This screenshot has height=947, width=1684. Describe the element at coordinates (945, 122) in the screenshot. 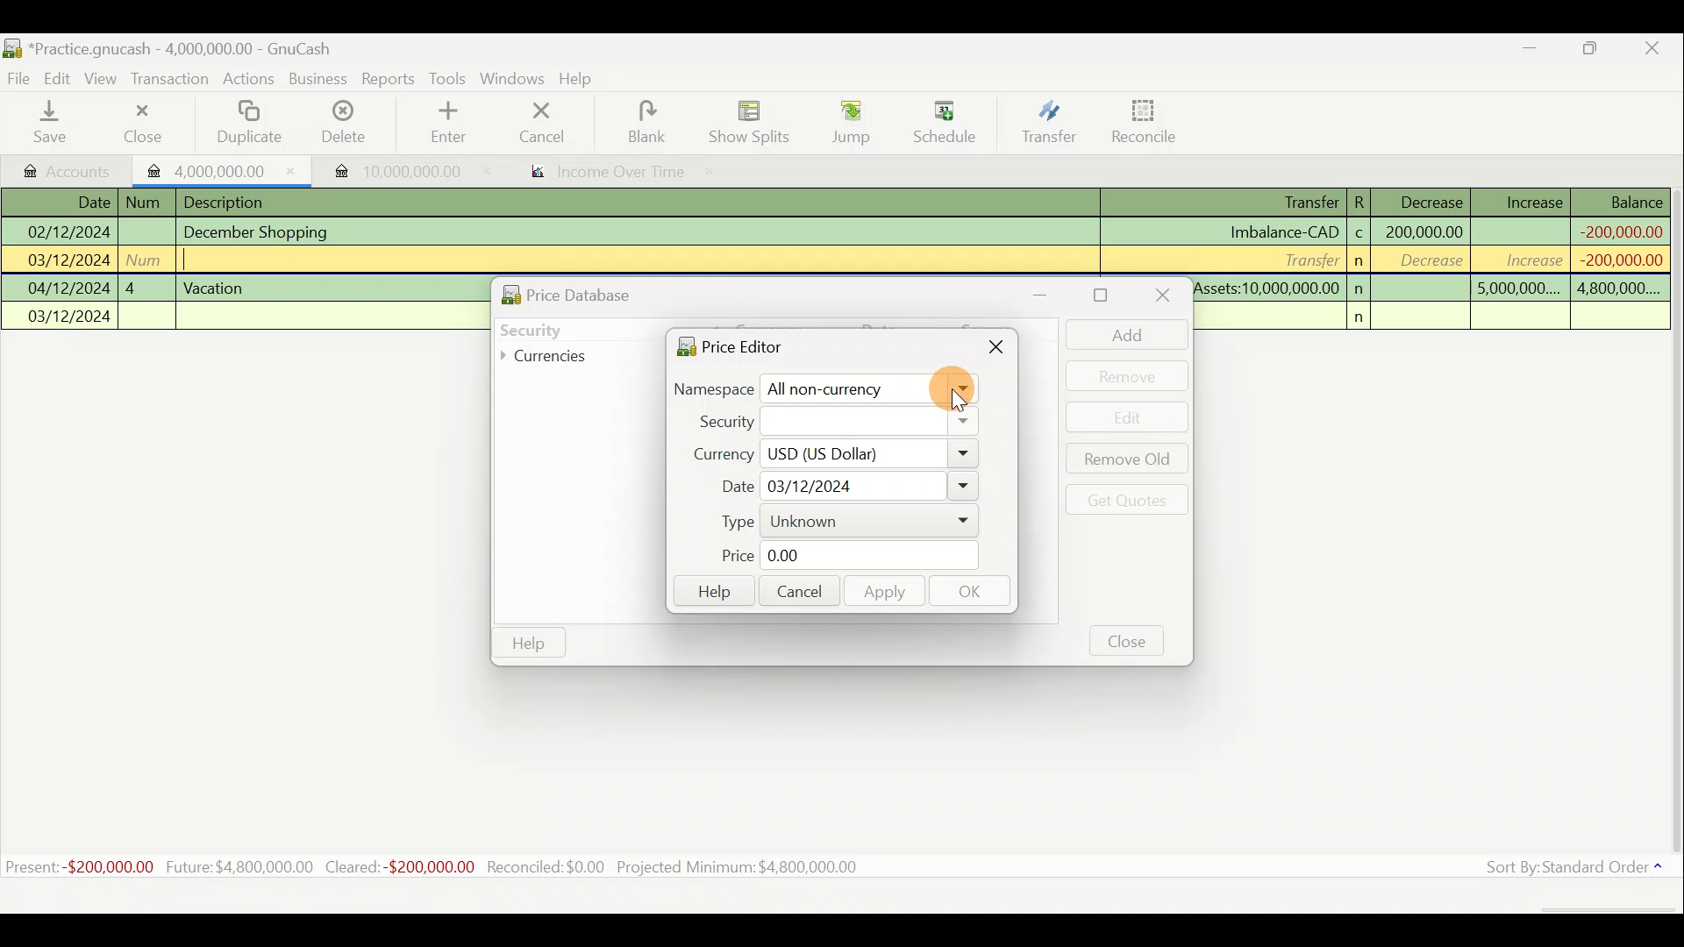

I see `Schedule` at that location.